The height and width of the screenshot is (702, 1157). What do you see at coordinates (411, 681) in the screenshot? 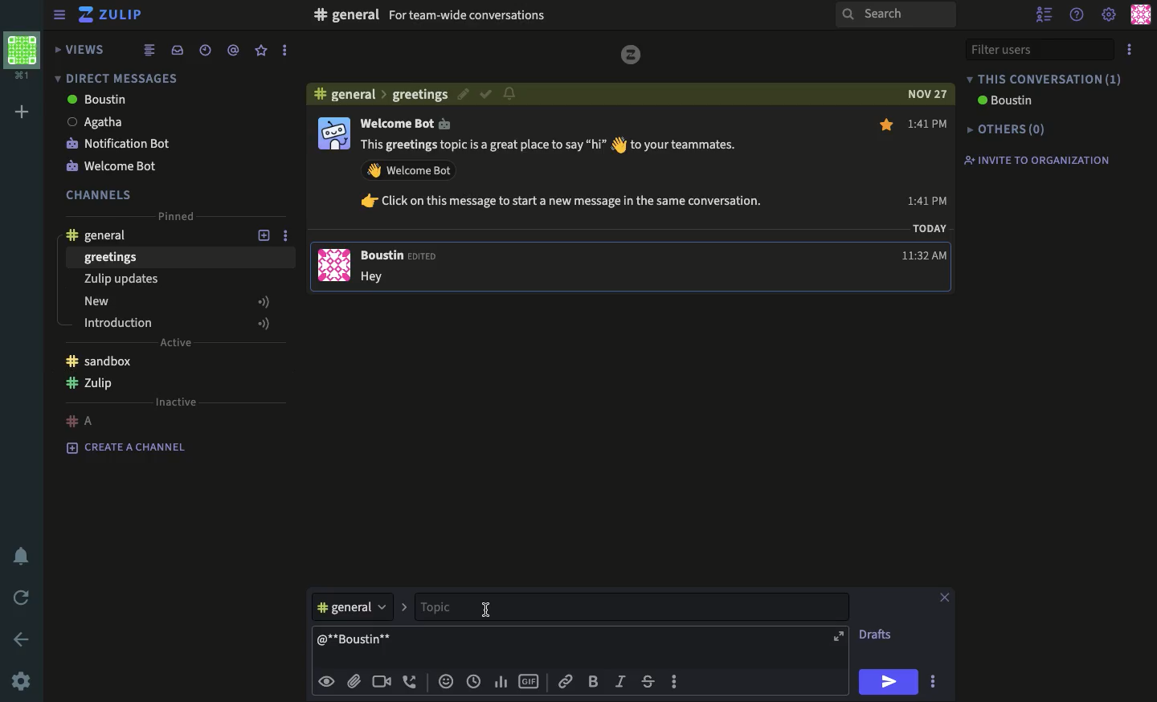
I see `audio call` at bounding box center [411, 681].